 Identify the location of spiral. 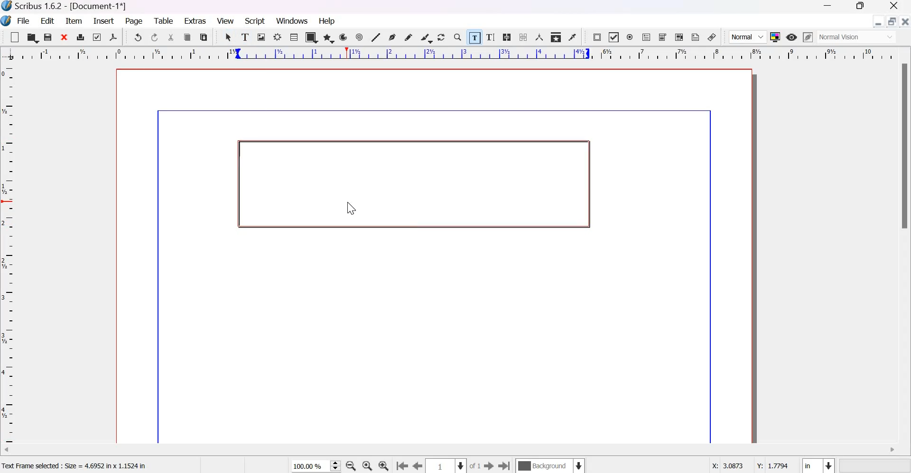
(360, 37).